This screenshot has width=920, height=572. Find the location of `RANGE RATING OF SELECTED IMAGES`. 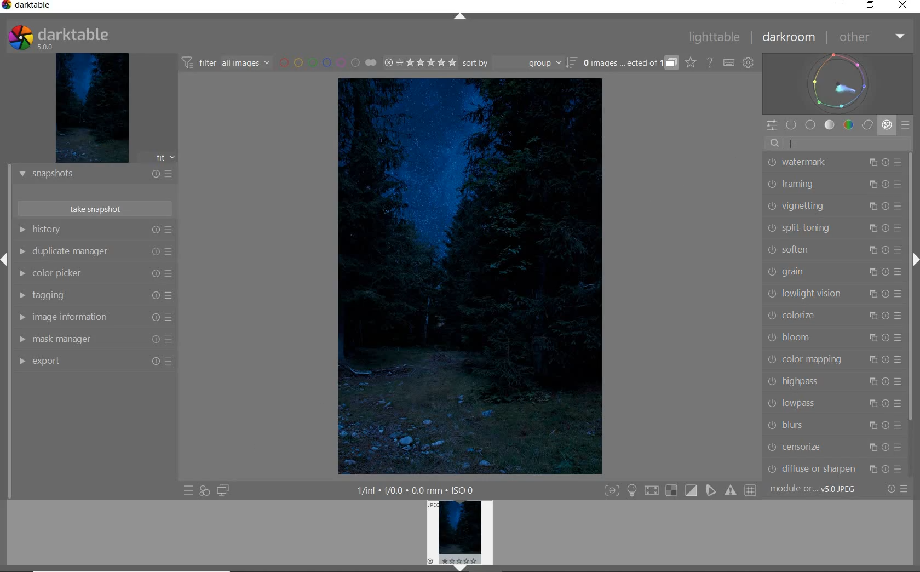

RANGE RATING OF SELECTED IMAGES is located at coordinates (420, 62).